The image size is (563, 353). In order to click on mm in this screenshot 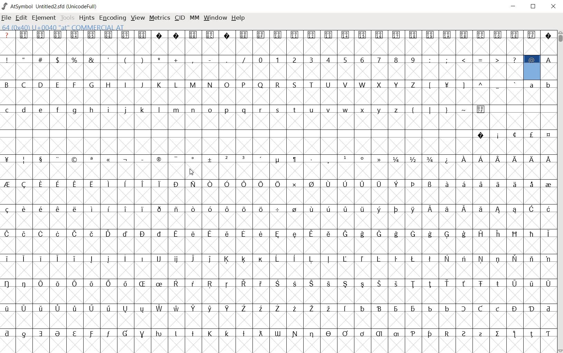, I will do `click(194, 18)`.